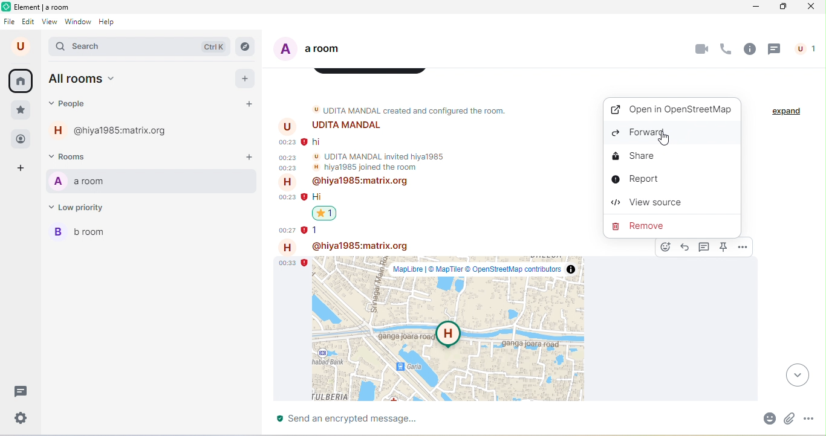 The width and height of the screenshot is (826, 436). What do you see at coordinates (791, 418) in the screenshot?
I see `attachment` at bounding box center [791, 418].